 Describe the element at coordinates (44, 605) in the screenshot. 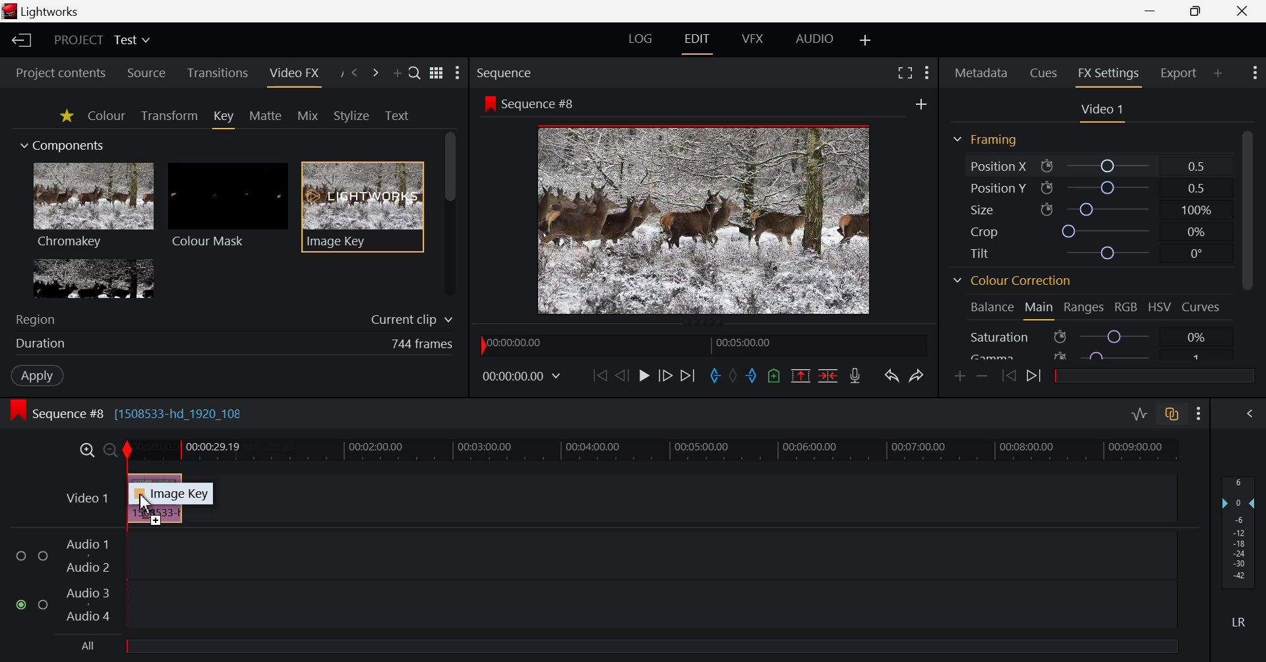

I see `checkbox` at that location.